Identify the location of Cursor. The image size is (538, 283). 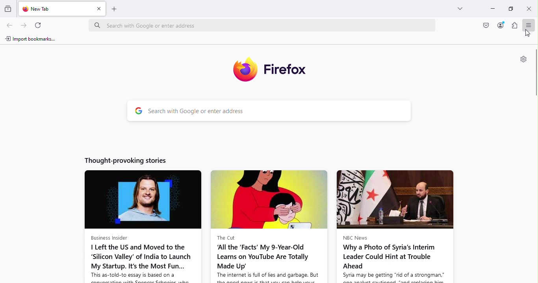
(526, 34).